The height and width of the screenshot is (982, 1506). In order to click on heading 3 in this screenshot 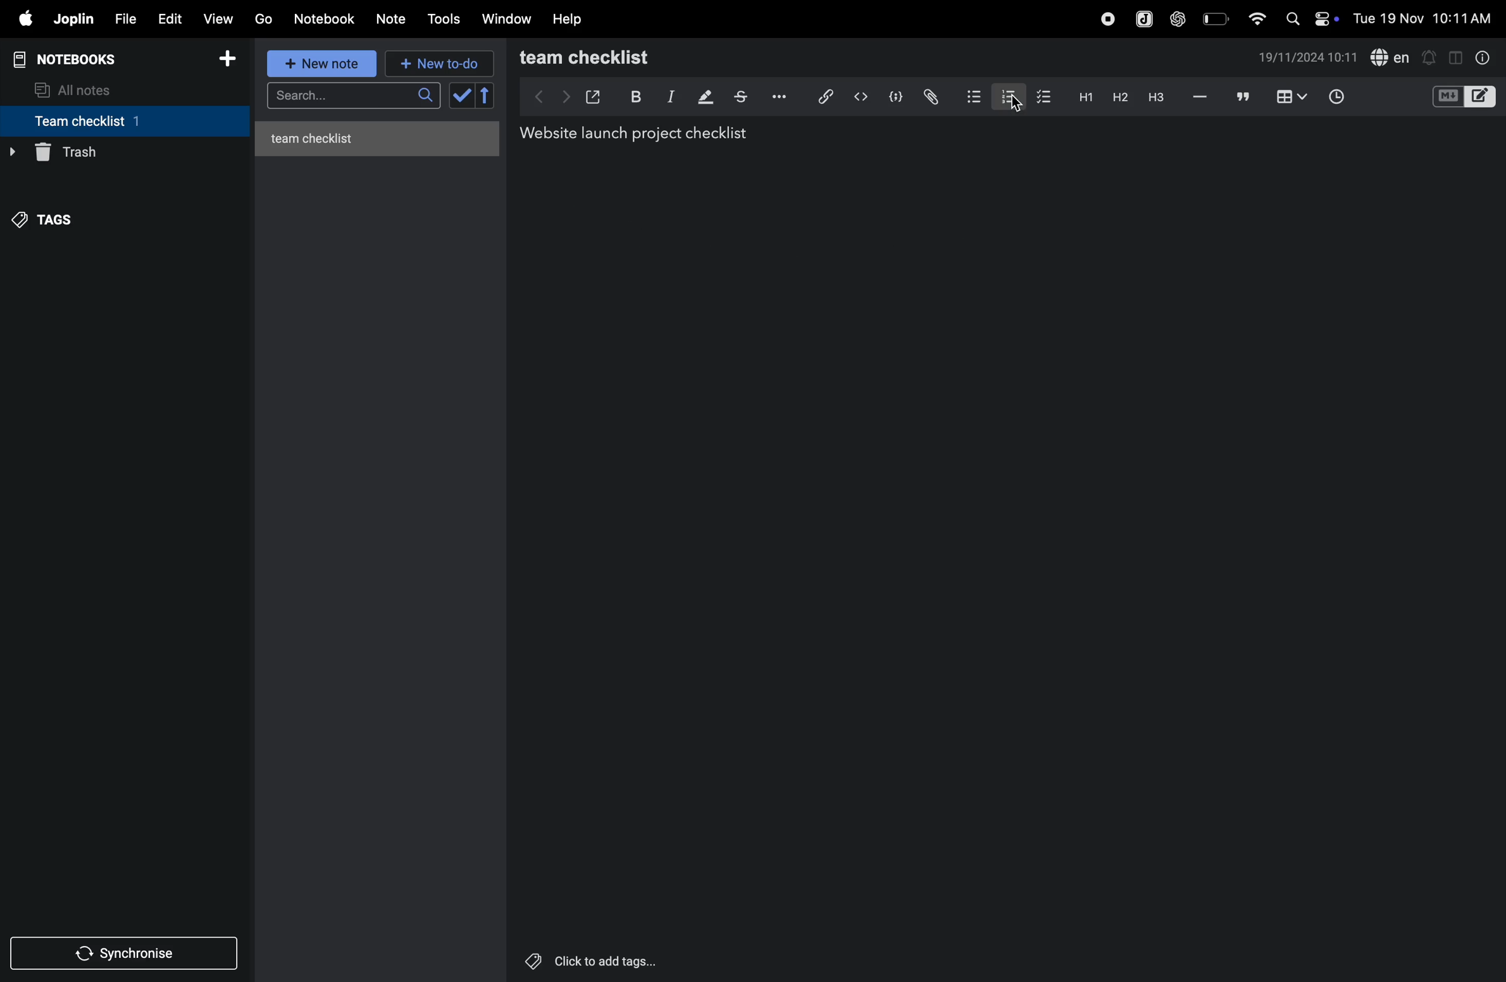, I will do `click(1155, 97)`.